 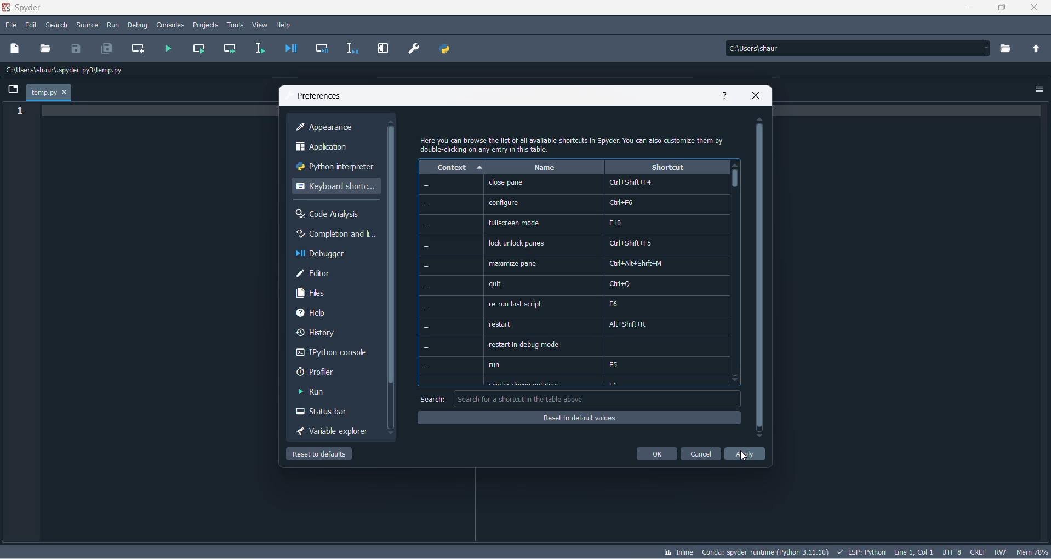 What do you see at coordinates (657, 454) in the screenshot?
I see `ok` at bounding box center [657, 454].